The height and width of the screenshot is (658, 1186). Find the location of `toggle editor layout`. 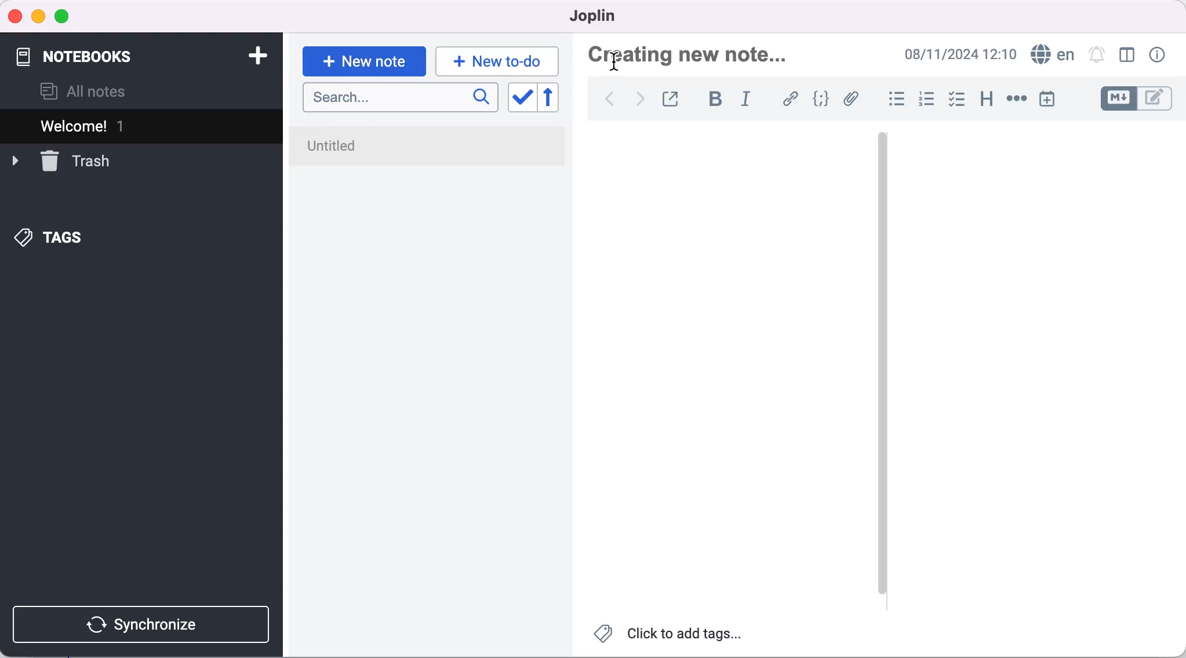

toggle editor layout is located at coordinates (1125, 56).